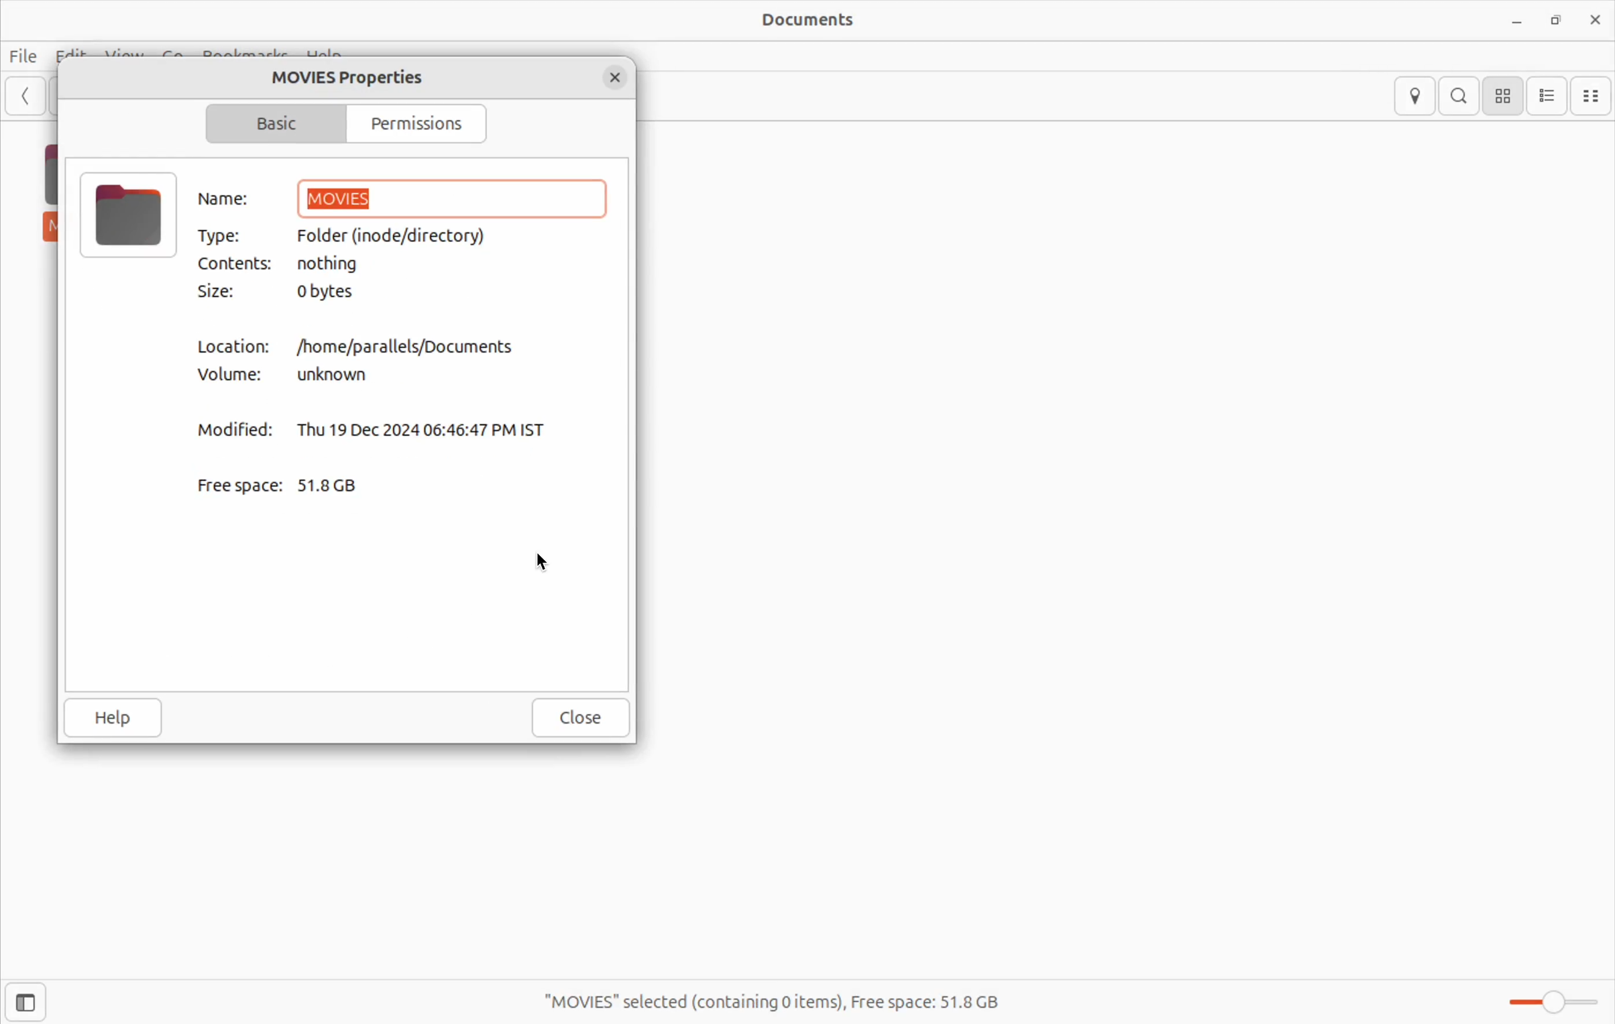  What do you see at coordinates (341, 486) in the screenshot?
I see `51.8 gb` at bounding box center [341, 486].